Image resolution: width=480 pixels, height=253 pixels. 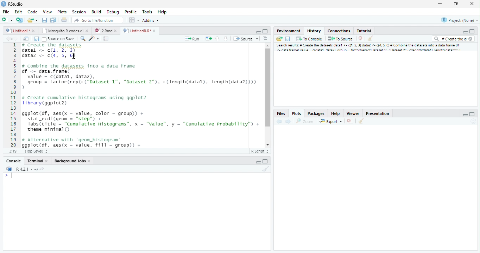 I want to click on Terminal, so click(x=38, y=161).